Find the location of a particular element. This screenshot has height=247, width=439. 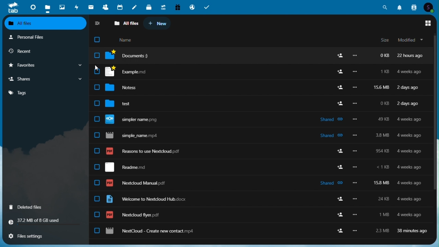

Upgrade is located at coordinates (163, 7).